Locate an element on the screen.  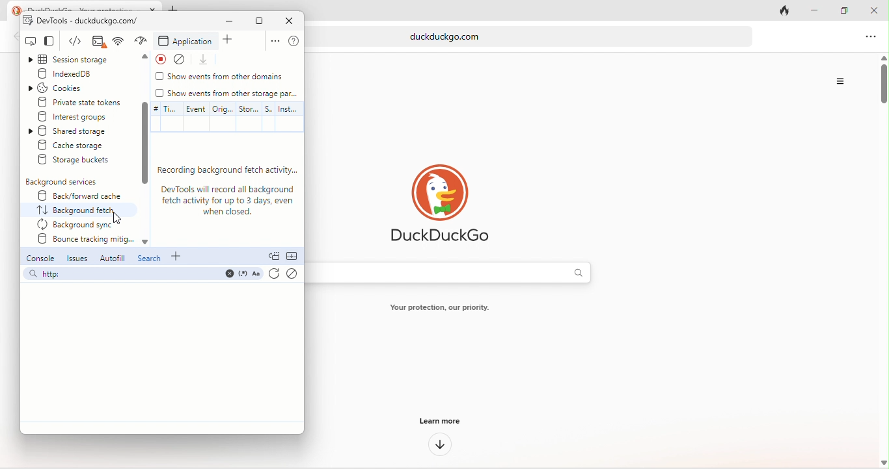
change view is located at coordinates (55, 42).